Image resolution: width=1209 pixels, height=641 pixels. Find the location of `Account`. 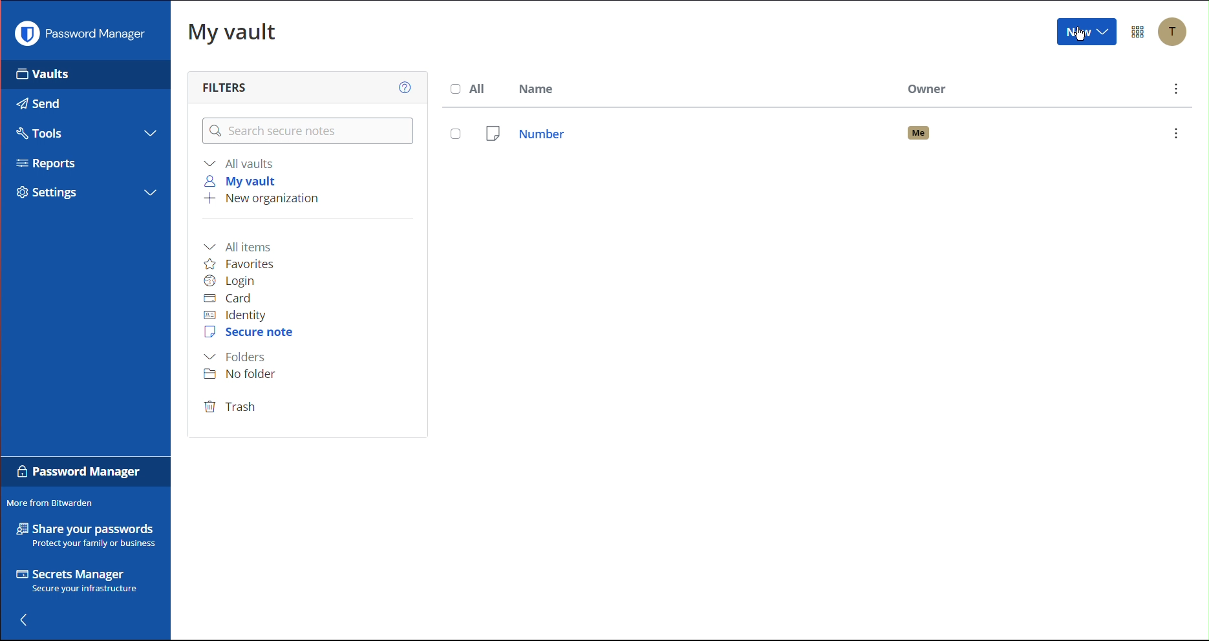

Account is located at coordinates (1177, 34).